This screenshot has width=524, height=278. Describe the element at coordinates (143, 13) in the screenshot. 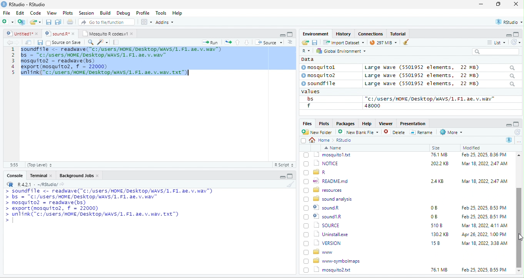

I see `Profile` at that location.